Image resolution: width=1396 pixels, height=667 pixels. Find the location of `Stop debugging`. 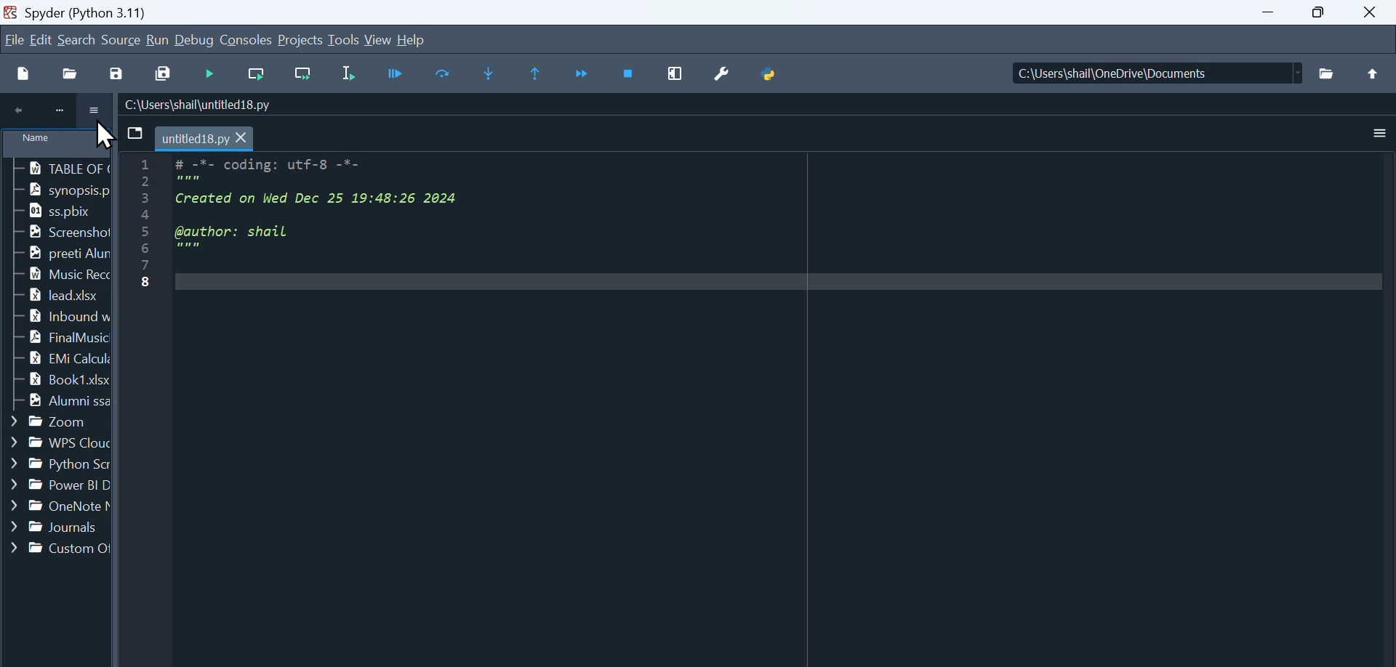

Stop debugging is located at coordinates (630, 74).